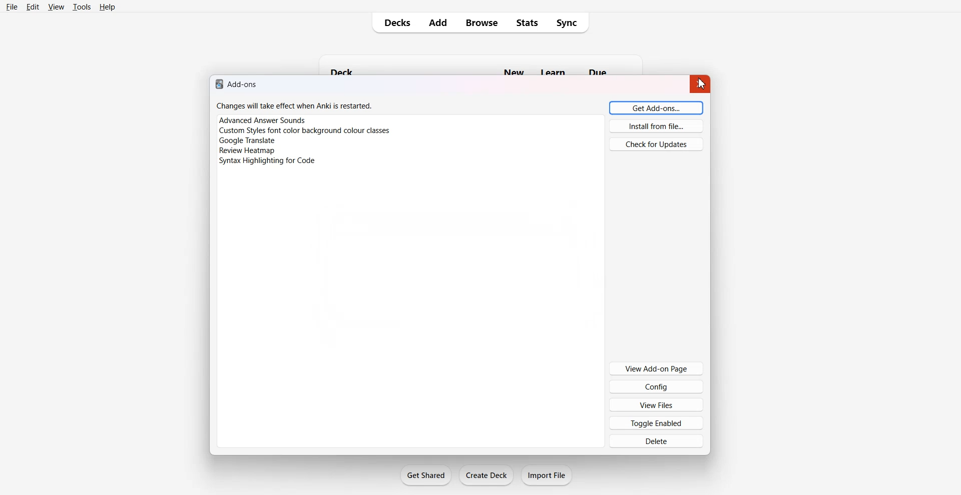 Image resolution: width=961 pixels, height=495 pixels. What do you see at coordinates (426, 475) in the screenshot?
I see `Get Shared` at bounding box center [426, 475].